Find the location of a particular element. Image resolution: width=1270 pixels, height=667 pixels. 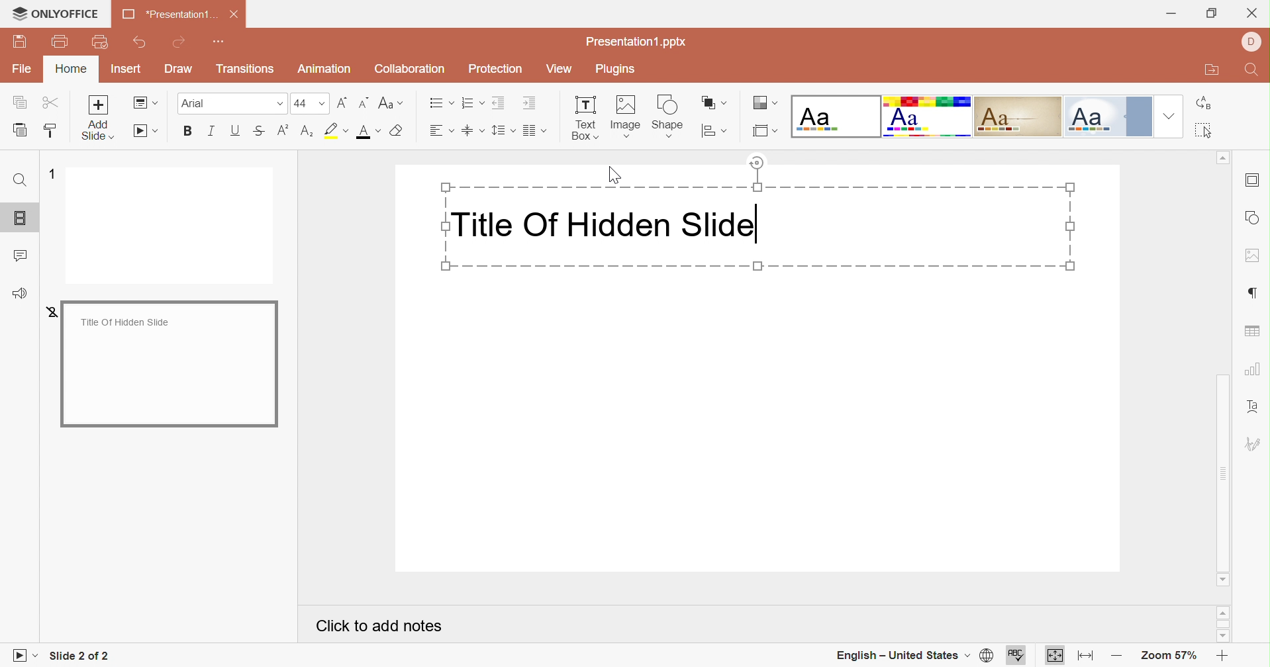

Title Of Hidden Slide is located at coordinates (606, 224).